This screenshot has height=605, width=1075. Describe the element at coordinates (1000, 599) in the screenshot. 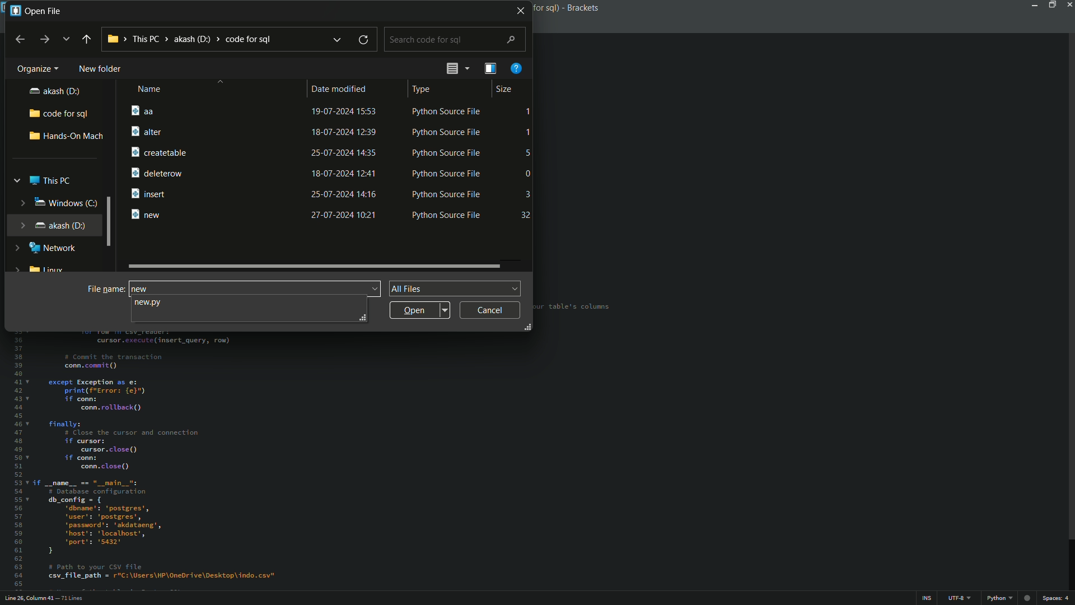

I see `file format` at that location.